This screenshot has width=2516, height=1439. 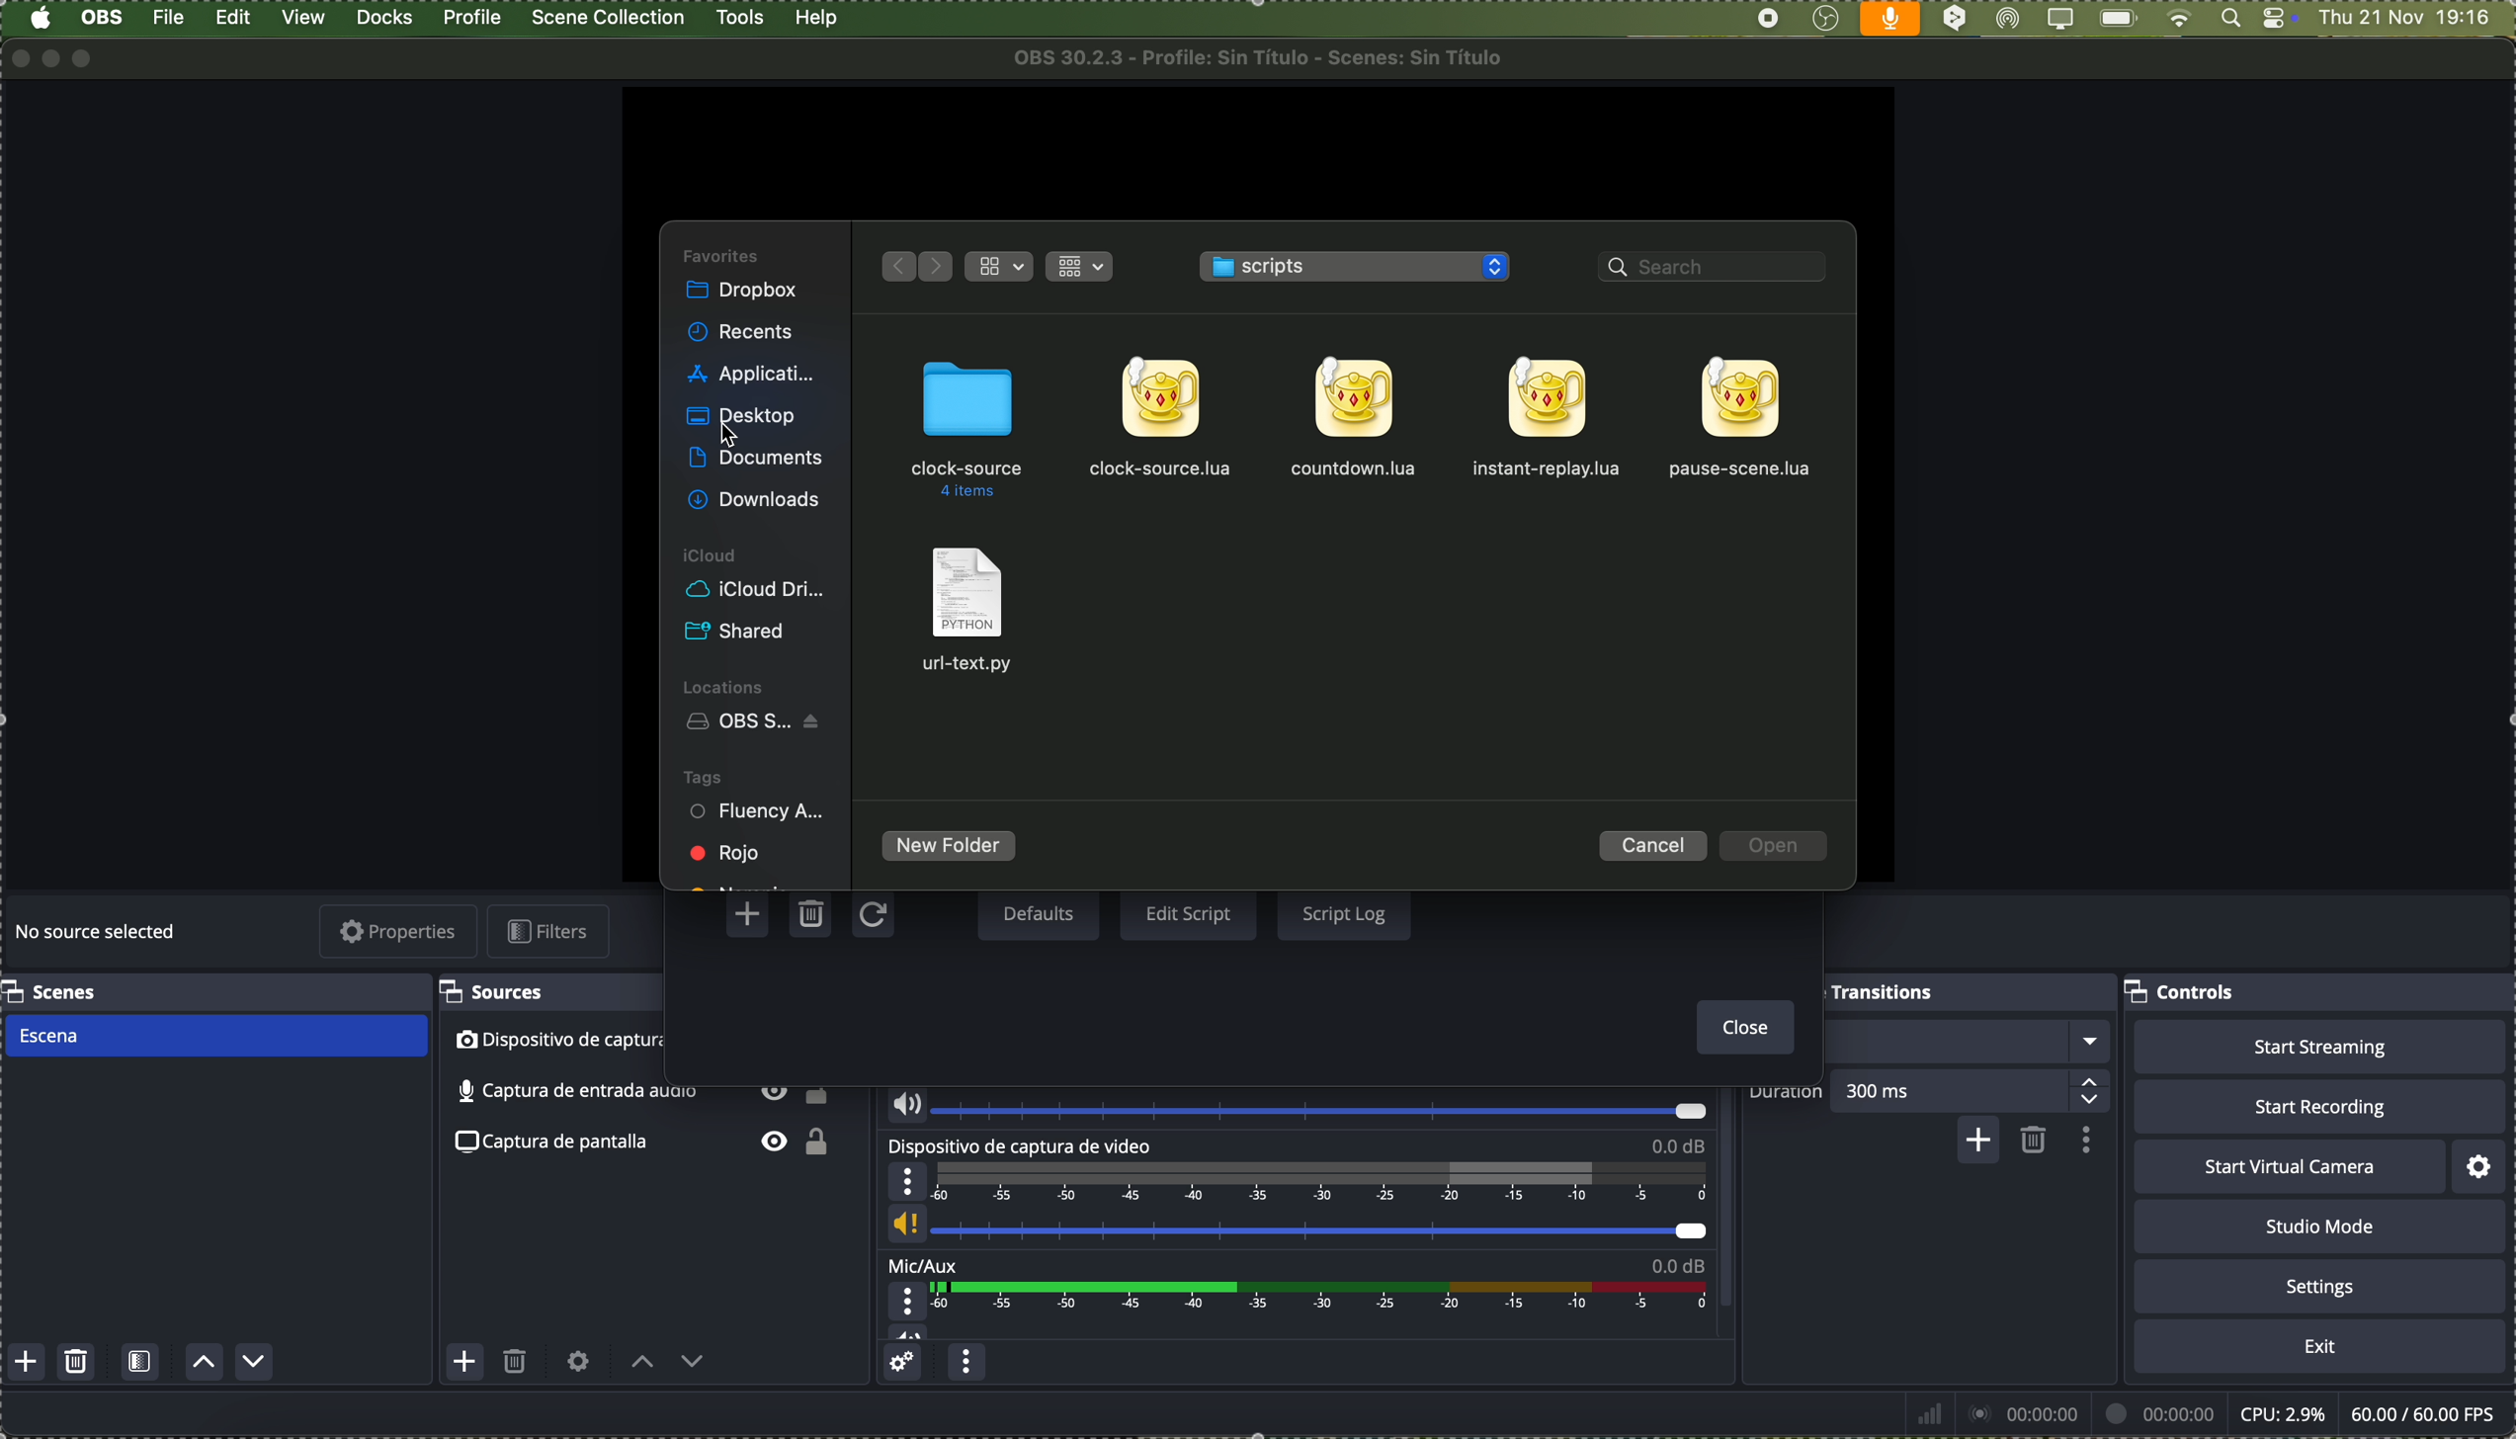 I want to click on start recording, so click(x=2318, y=1106).